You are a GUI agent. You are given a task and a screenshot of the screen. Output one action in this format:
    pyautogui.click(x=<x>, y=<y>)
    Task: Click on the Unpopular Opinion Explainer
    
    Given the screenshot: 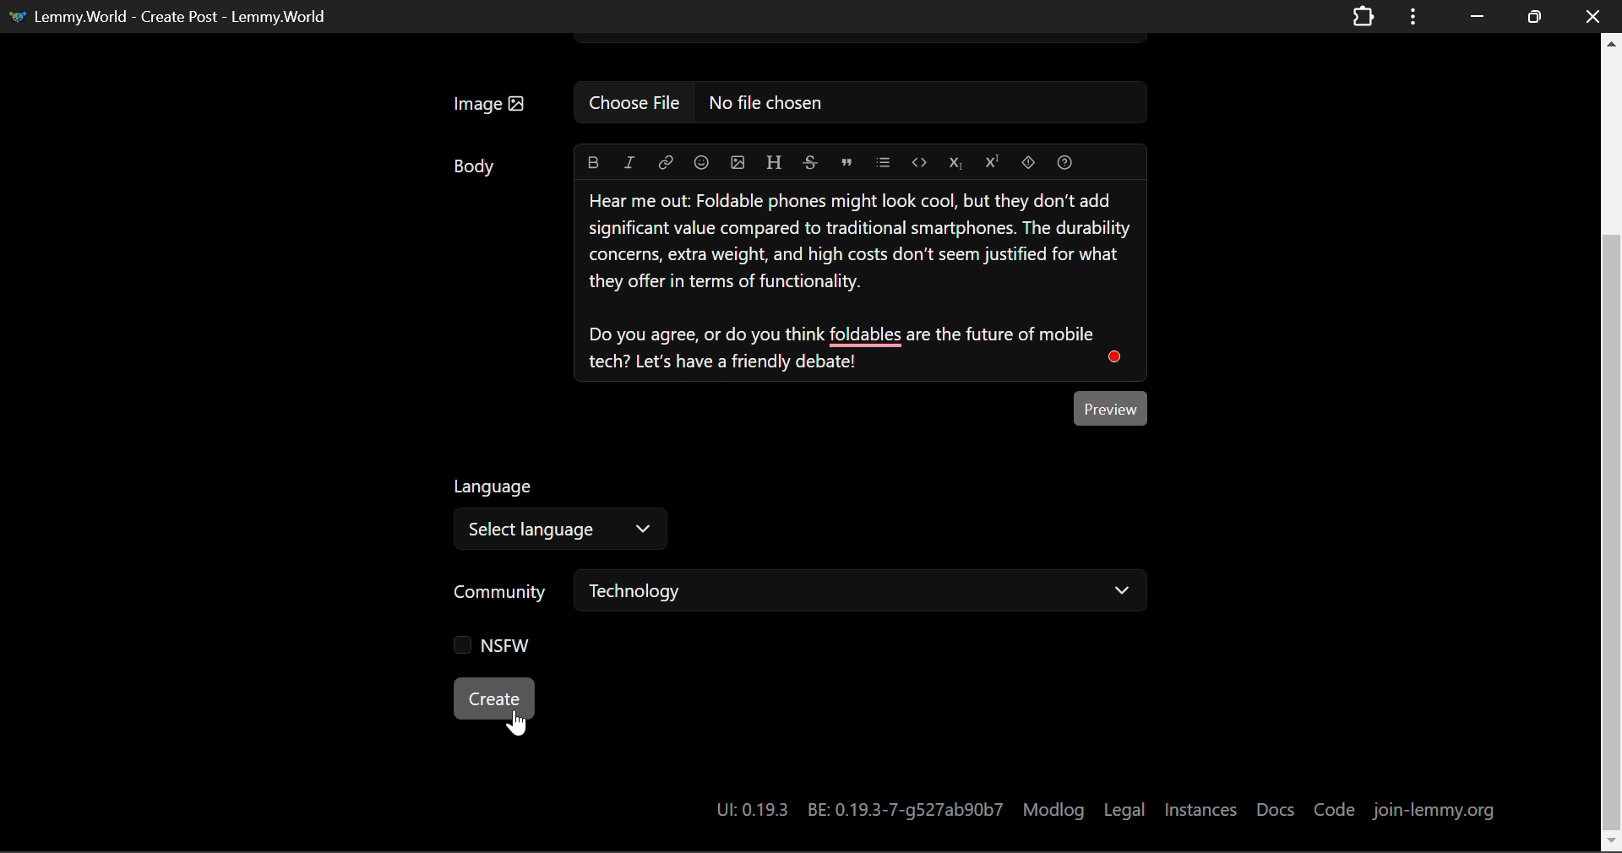 What is the action you would take?
    pyautogui.click(x=862, y=281)
    